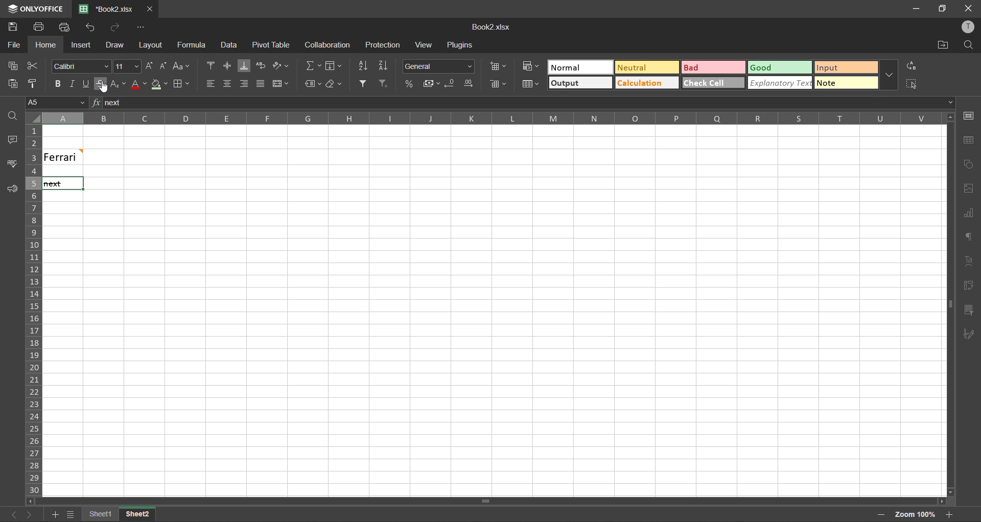 The image size is (981, 522). Describe the element at coordinates (328, 46) in the screenshot. I see `collaboration` at that location.